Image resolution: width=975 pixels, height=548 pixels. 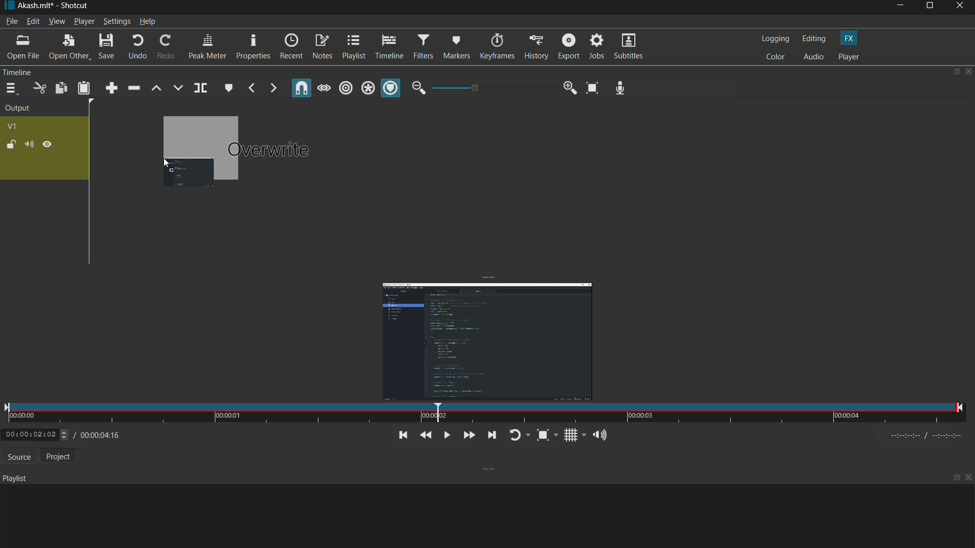 I want to click on markers, so click(x=456, y=47).